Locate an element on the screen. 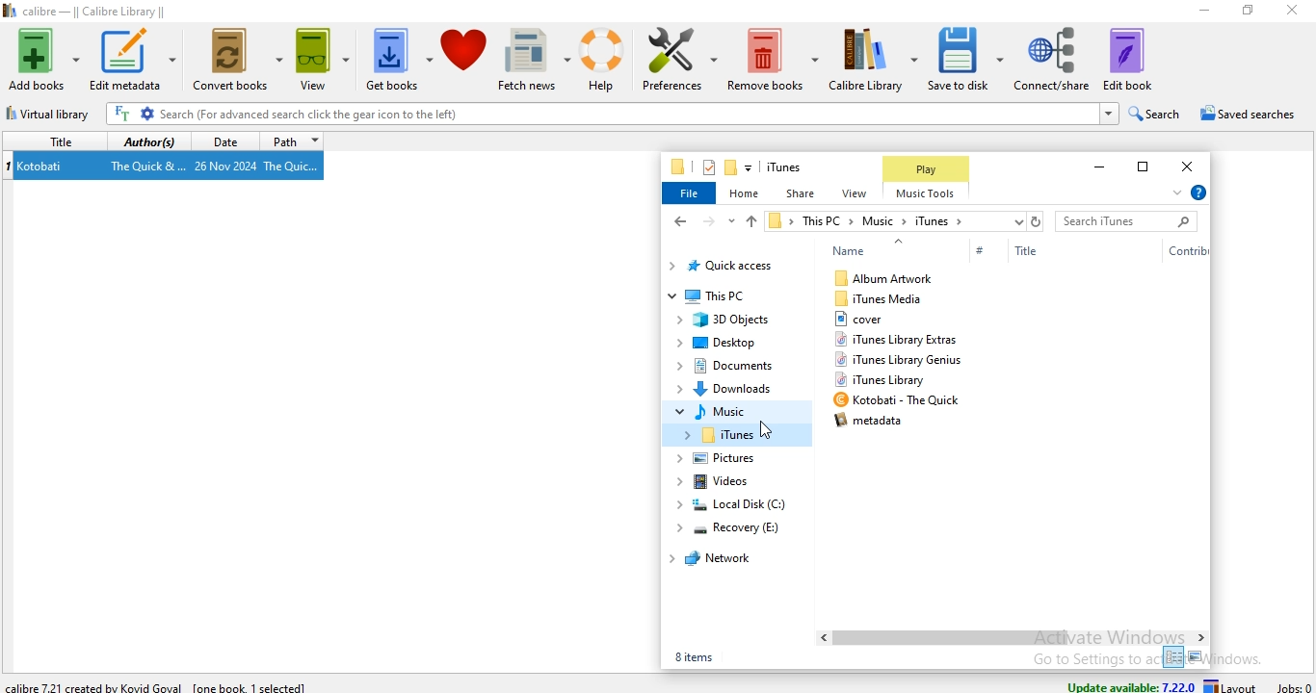 The height and width of the screenshot is (693, 1316). network is located at coordinates (721, 559).